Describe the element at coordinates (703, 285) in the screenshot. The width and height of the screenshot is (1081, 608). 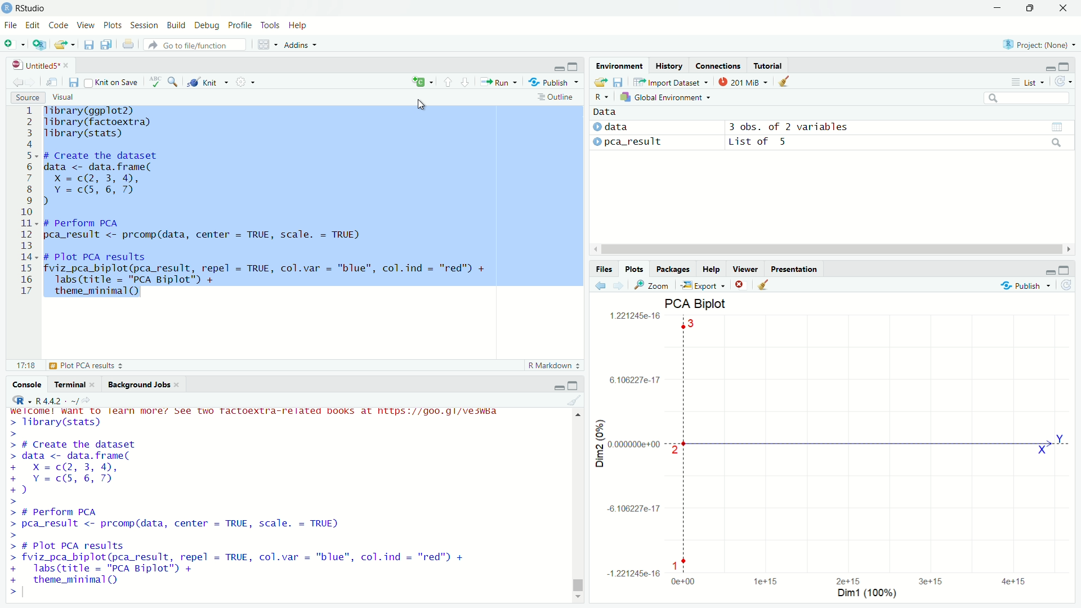
I see `export` at that location.